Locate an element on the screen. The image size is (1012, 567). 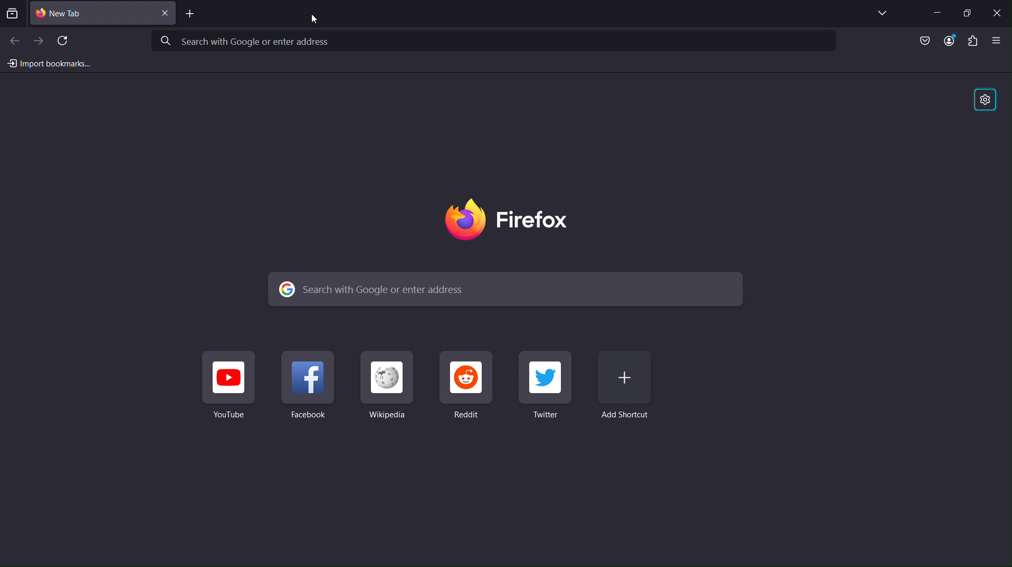
search with google or enter address is located at coordinates (498, 41).